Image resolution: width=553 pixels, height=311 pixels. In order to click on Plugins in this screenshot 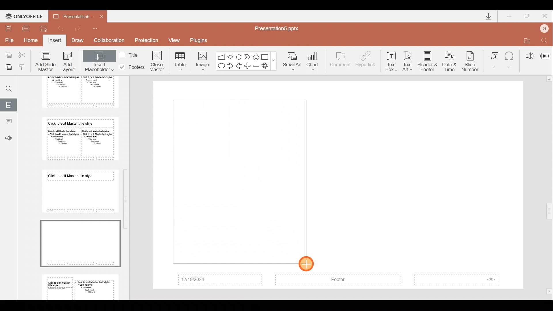, I will do `click(201, 39)`.